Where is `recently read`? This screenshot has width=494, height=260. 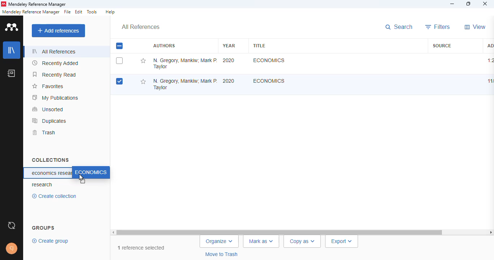
recently read is located at coordinates (55, 74).